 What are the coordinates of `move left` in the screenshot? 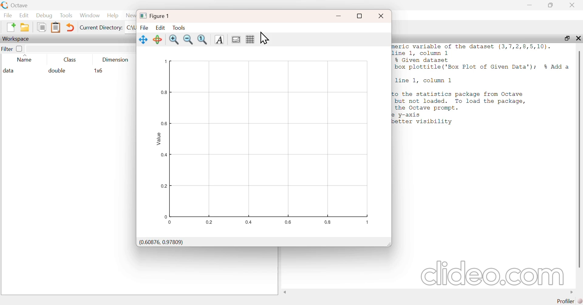 It's located at (286, 292).